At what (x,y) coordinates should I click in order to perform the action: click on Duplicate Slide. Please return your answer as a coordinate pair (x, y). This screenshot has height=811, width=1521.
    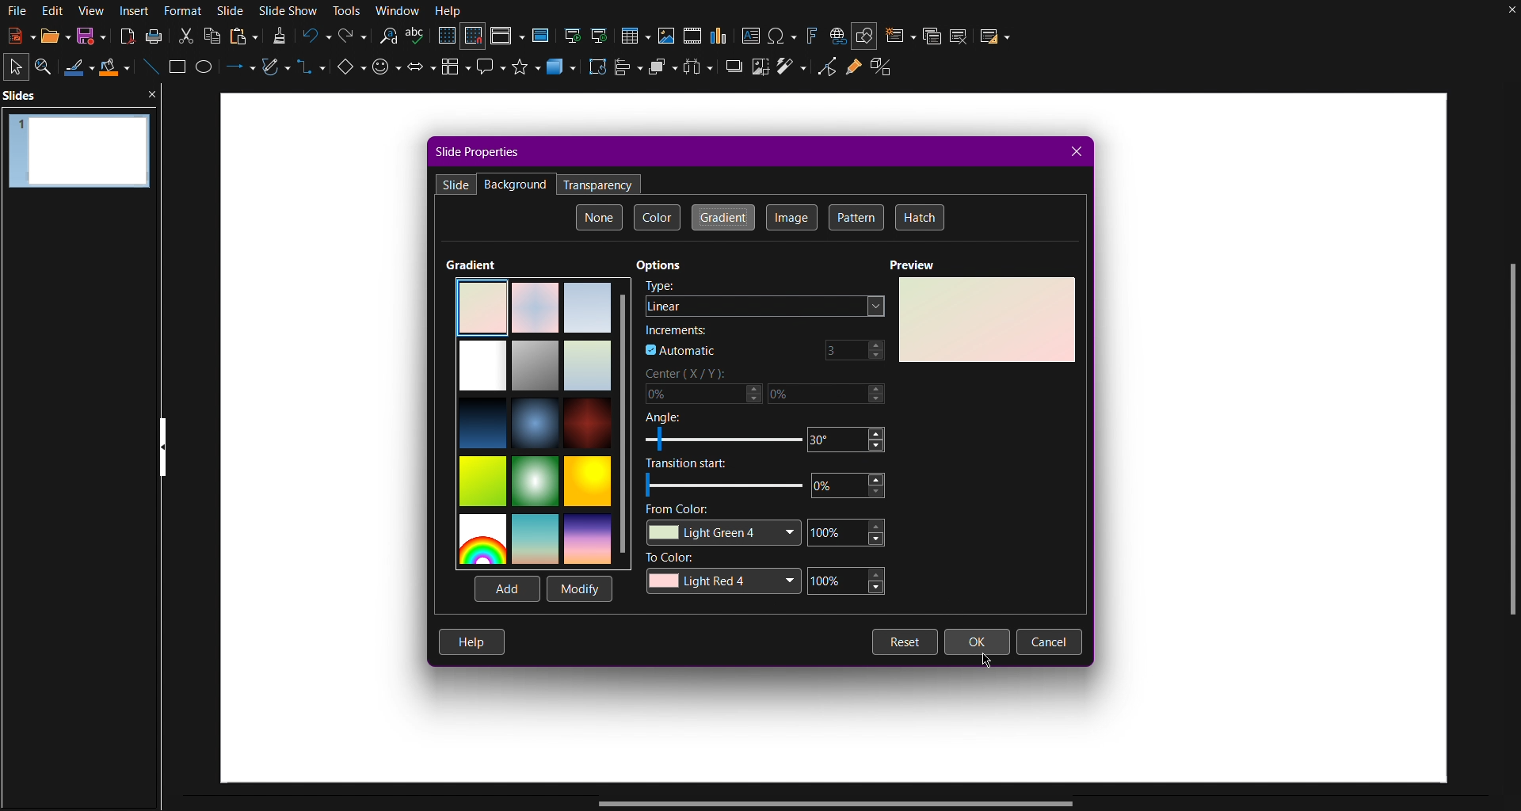
    Looking at the image, I should click on (932, 35).